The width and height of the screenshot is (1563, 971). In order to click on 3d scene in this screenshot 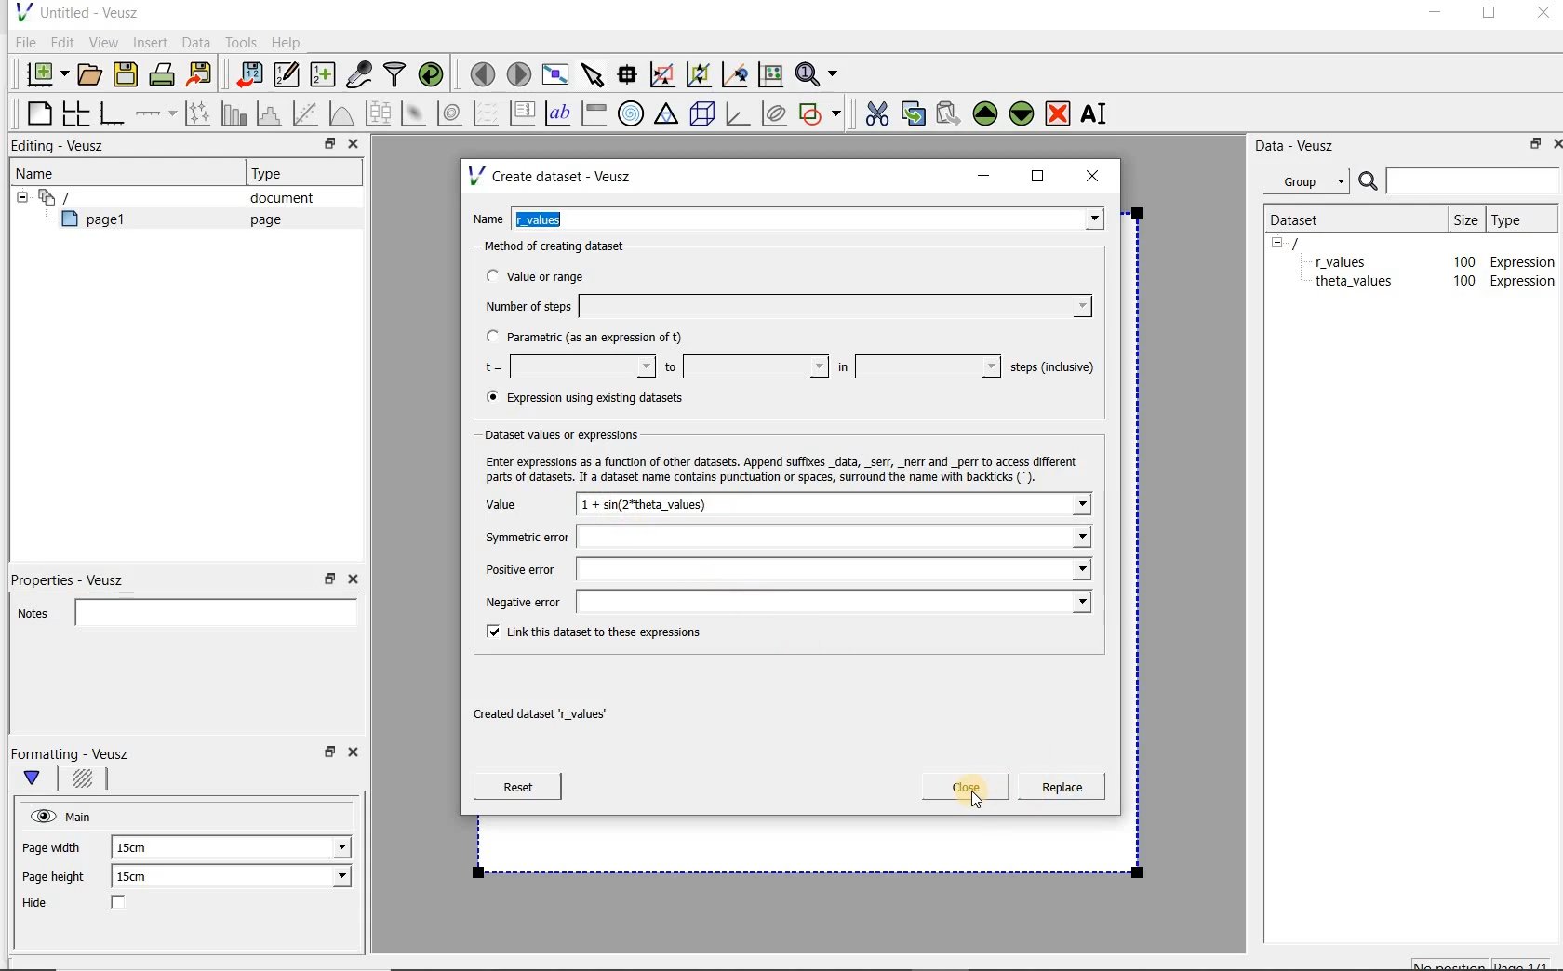, I will do `click(703, 115)`.